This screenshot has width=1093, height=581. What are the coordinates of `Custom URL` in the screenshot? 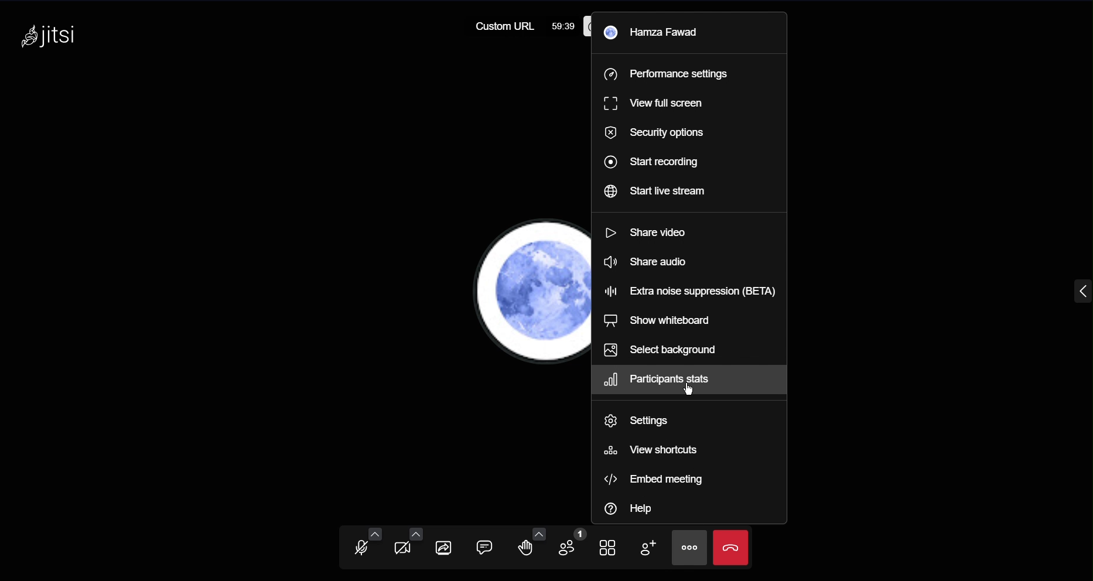 It's located at (504, 26).